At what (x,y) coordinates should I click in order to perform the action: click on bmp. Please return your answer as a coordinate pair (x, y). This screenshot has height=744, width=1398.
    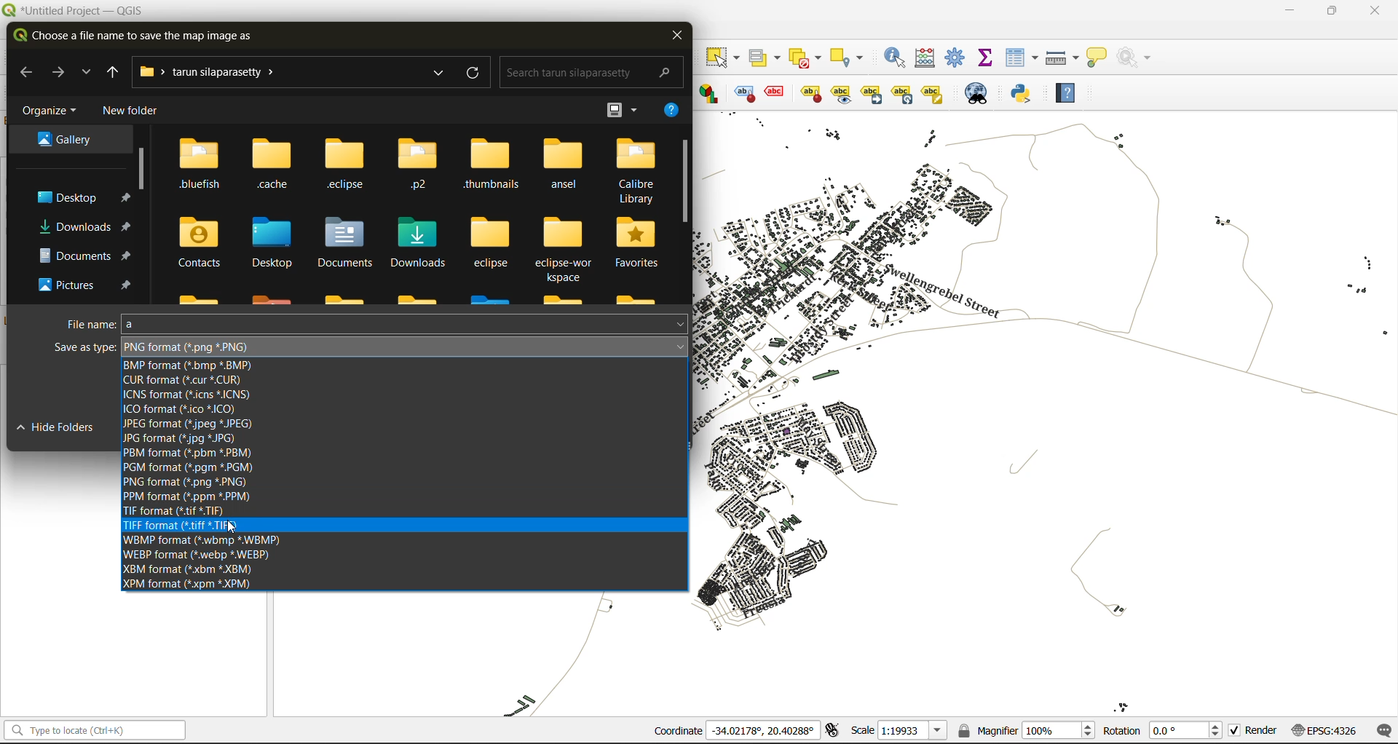
    Looking at the image, I should click on (191, 367).